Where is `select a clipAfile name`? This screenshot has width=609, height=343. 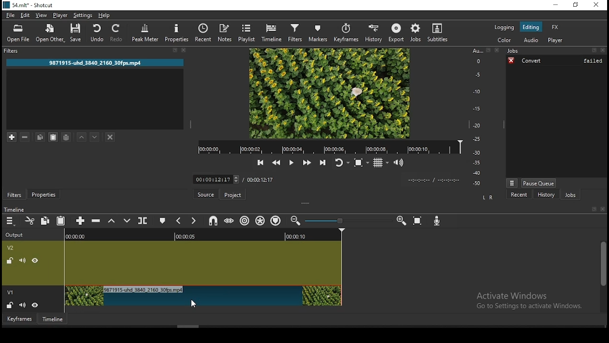
select a clipAfile name is located at coordinates (94, 62).